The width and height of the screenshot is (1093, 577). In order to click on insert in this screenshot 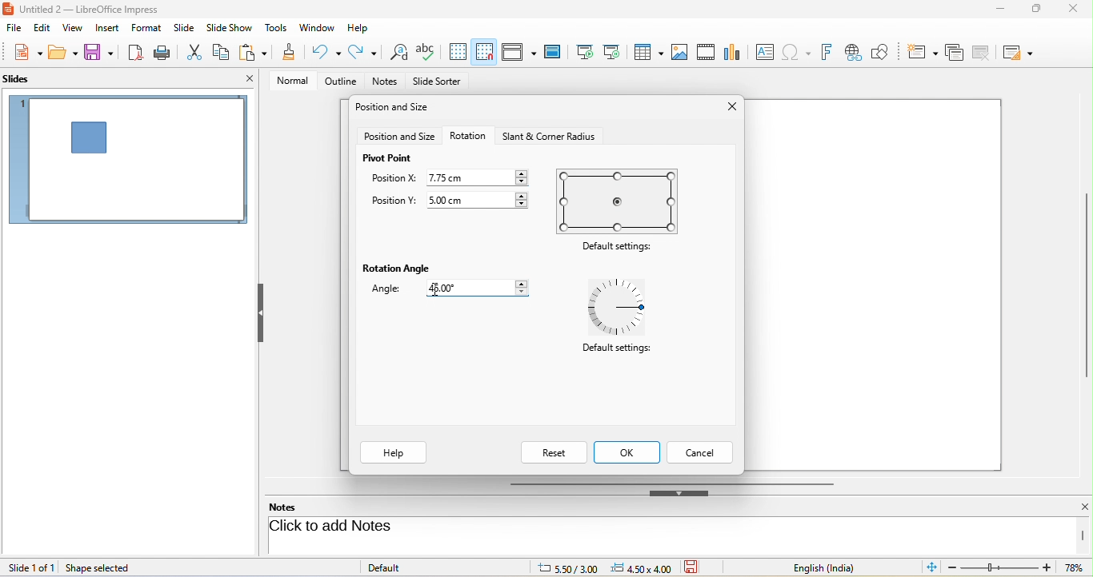, I will do `click(106, 28)`.